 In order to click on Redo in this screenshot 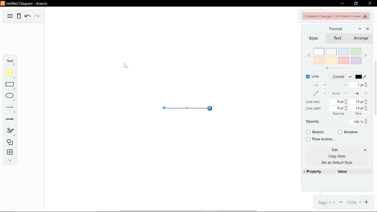, I will do `click(37, 16)`.